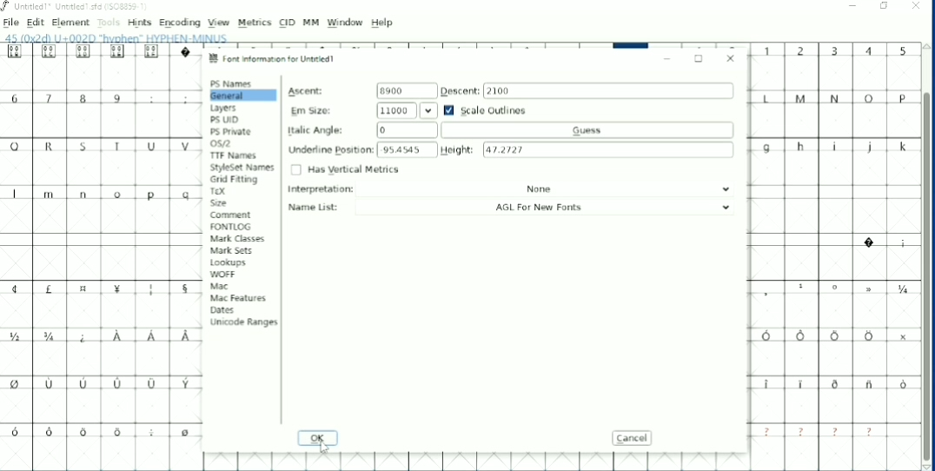 This screenshot has height=471, width=935. What do you see at coordinates (222, 202) in the screenshot?
I see `Size` at bounding box center [222, 202].